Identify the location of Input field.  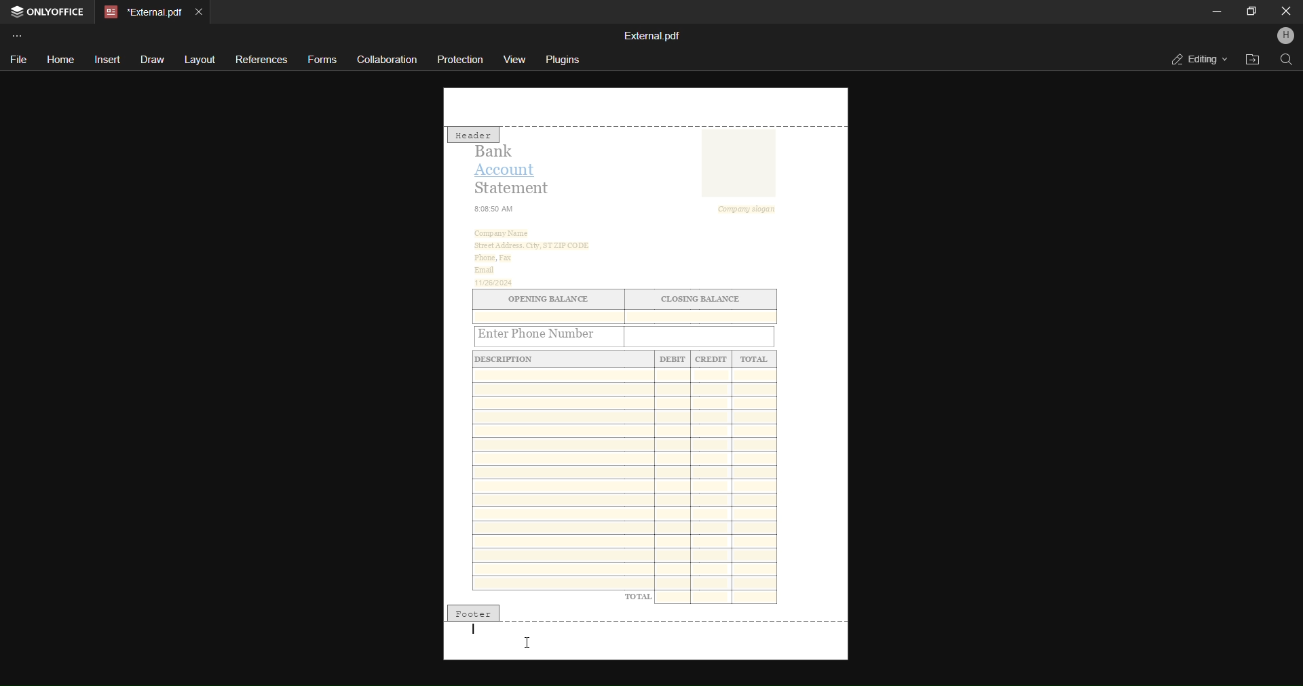
(700, 336).